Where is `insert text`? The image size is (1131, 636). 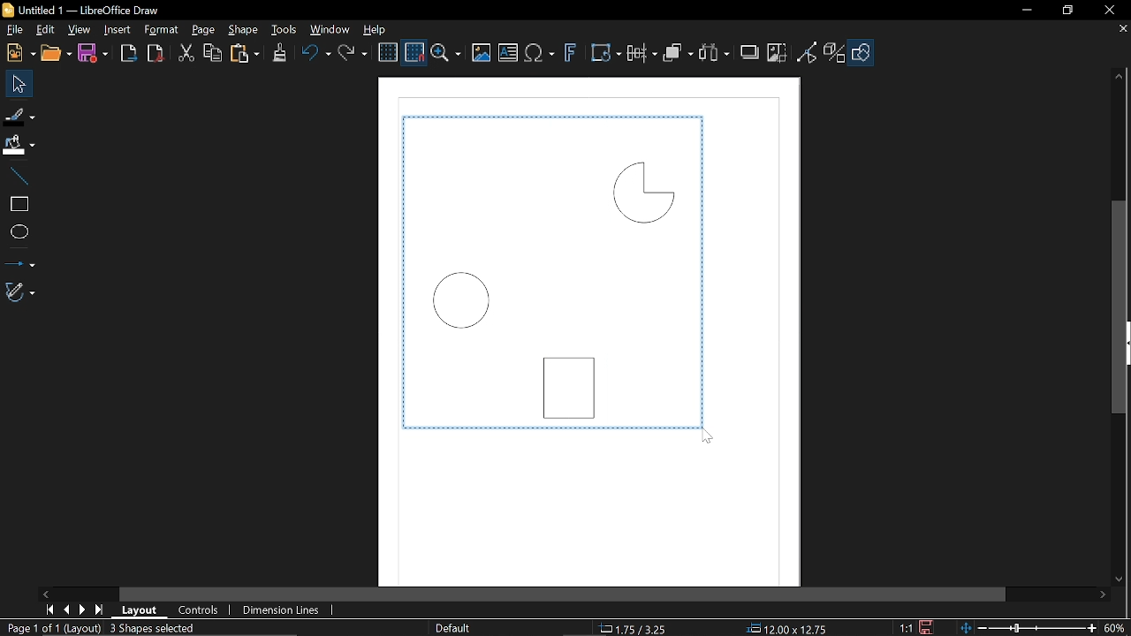 insert text is located at coordinates (508, 52).